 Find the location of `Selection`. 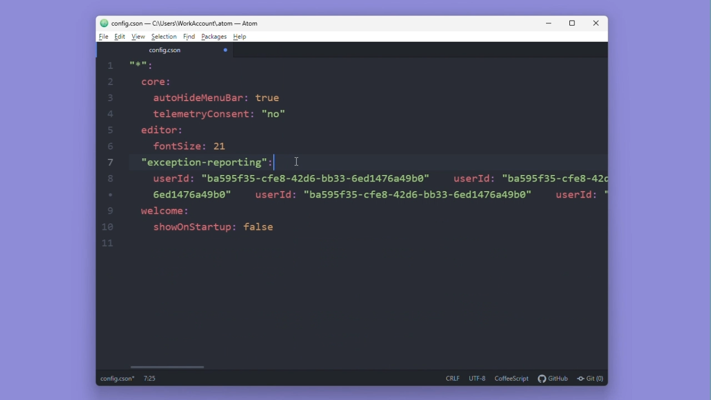

Selection is located at coordinates (165, 37).